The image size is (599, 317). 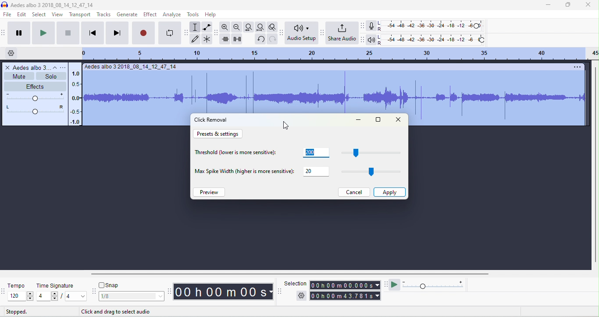 What do you see at coordinates (35, 86) in the screenshot?
I see `effects` at bounding box center [35, 86].